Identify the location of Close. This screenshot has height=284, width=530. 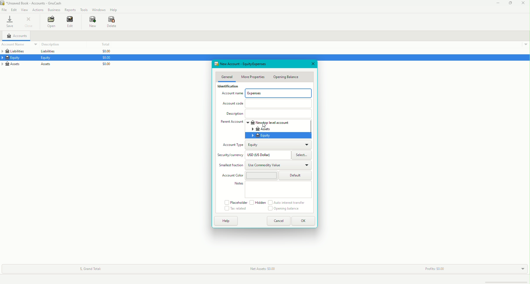
(313, 64).